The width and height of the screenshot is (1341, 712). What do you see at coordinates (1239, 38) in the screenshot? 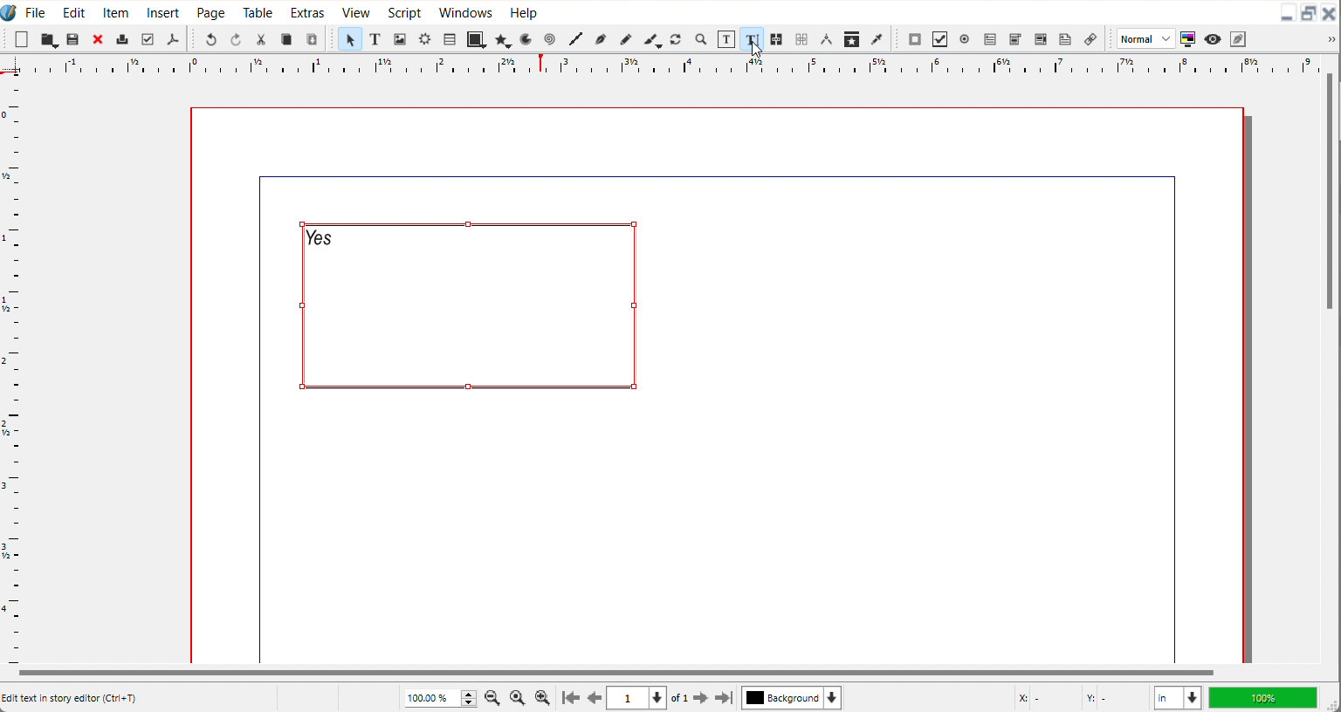
I see `Edit in preview mode` at bounding box center [1239, 38].